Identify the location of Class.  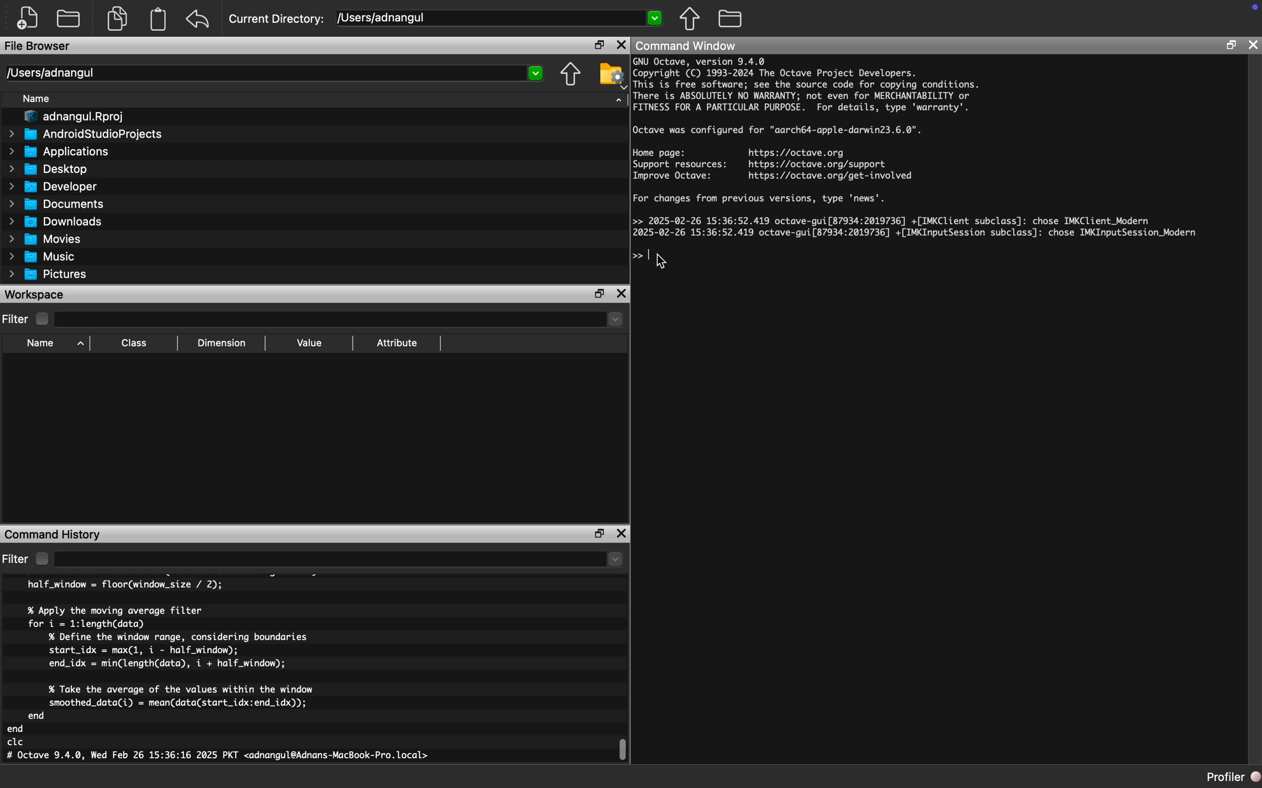
(134, 343).